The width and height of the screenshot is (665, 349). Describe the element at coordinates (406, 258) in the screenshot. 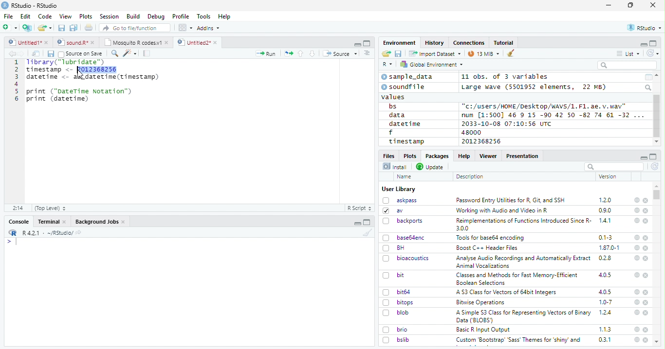

I see `bioacoustics` at that location.